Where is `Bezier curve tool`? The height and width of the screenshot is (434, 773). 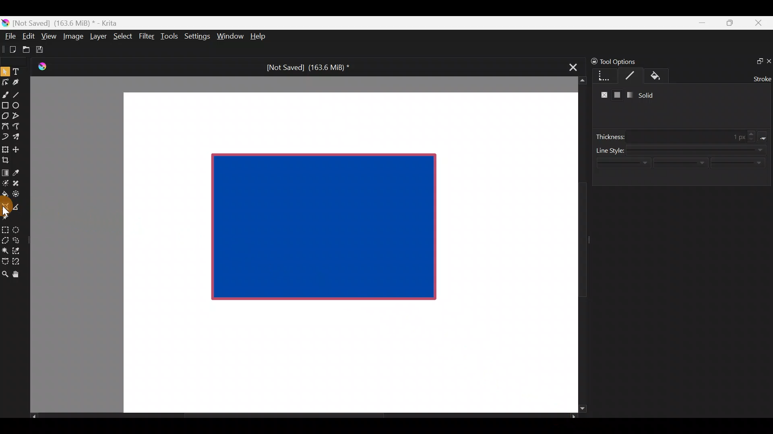 Bezier curve tool is located at coordinates (5, 127).